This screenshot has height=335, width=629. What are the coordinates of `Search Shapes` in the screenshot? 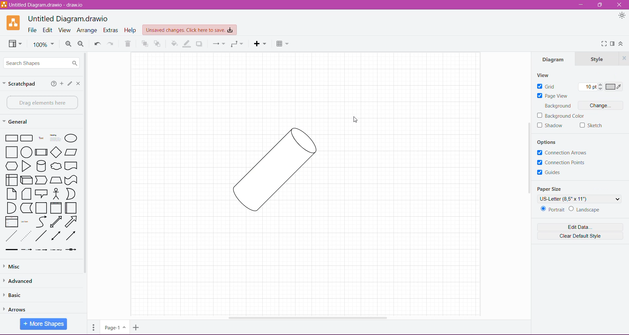 It's located at (43, 63).